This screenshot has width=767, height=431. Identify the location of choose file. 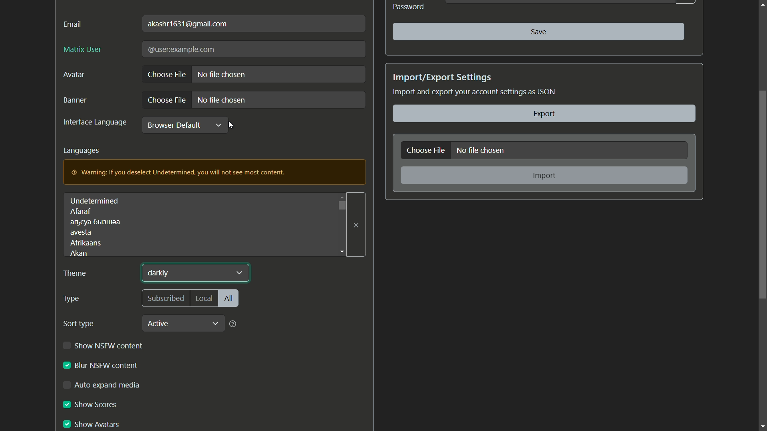
(167, 100).